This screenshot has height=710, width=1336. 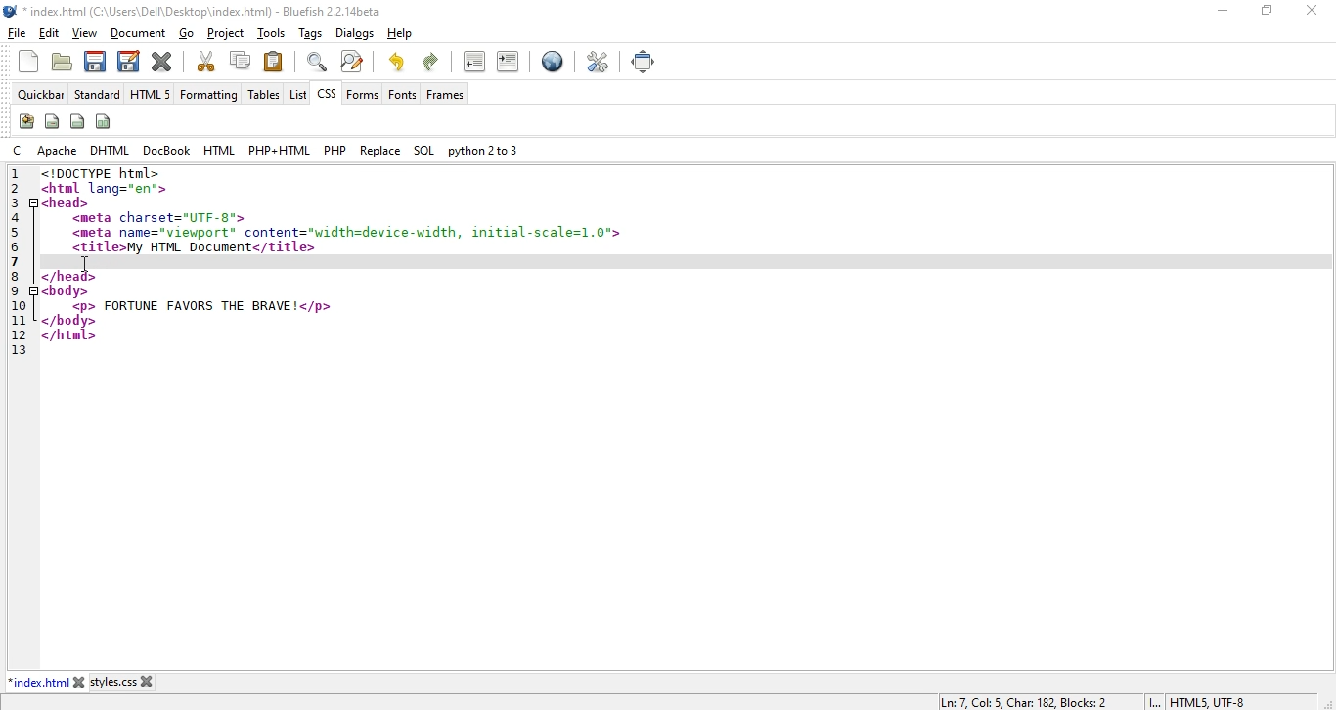 What do you see at coordinates (70, 335) in the screenshot?
I see `</html>` at bounding box center [70, 335].